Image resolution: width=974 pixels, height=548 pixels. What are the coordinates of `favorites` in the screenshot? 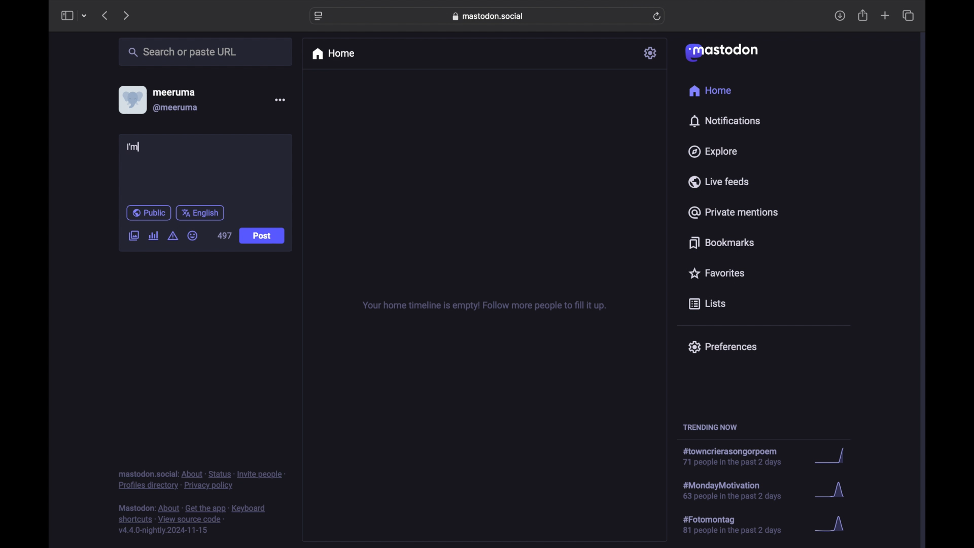 It's located at (716, 273).